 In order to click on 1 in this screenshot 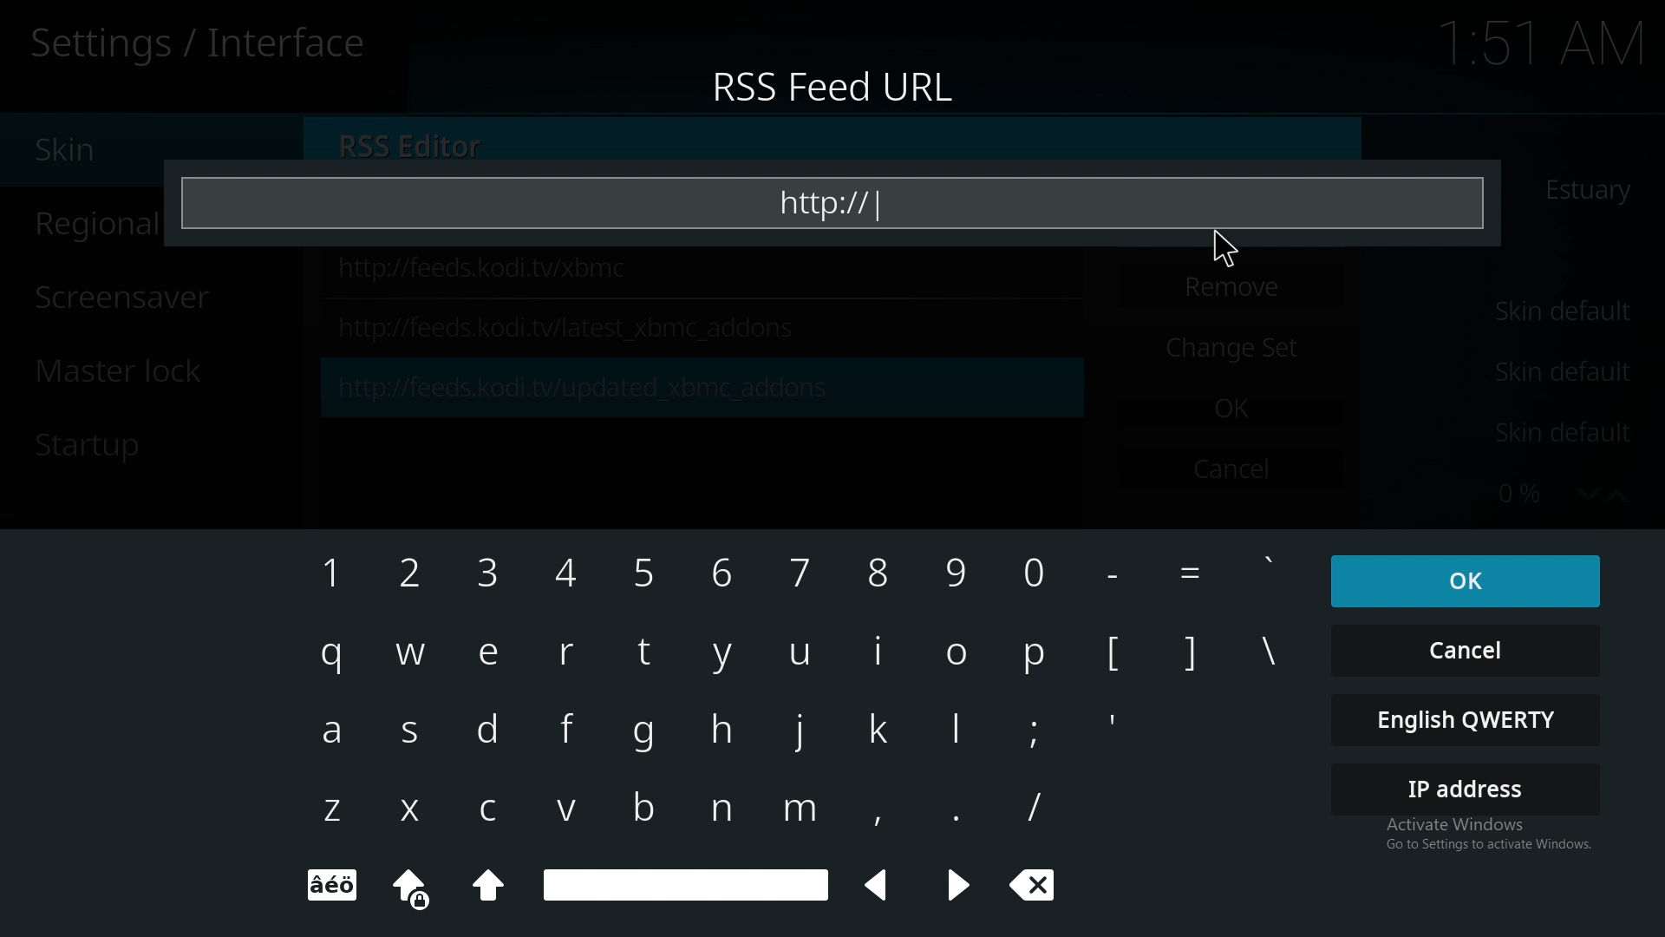, I will do `click(330, 580)`.